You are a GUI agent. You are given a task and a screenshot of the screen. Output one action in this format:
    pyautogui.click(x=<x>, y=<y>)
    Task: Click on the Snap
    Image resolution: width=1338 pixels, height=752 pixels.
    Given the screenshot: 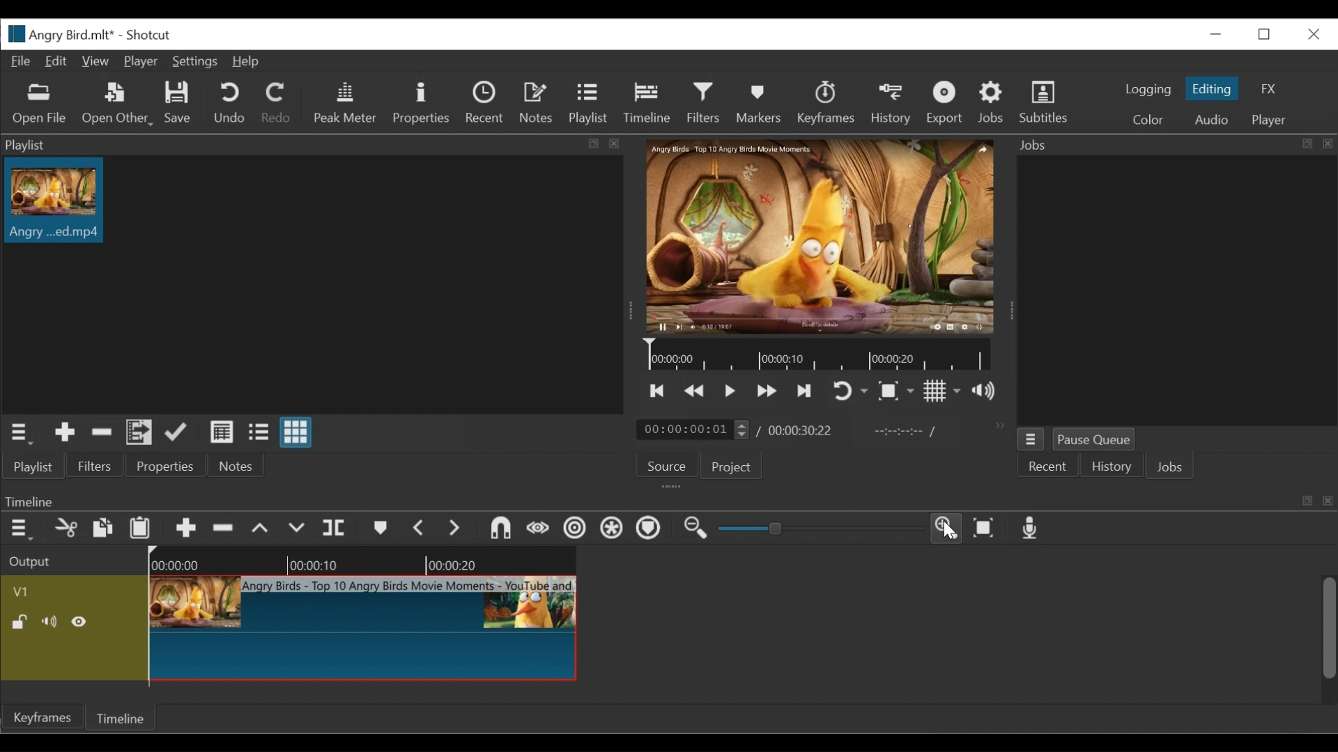 What is the action you would take?
    pyautogui.click(x=500, y=529)
    